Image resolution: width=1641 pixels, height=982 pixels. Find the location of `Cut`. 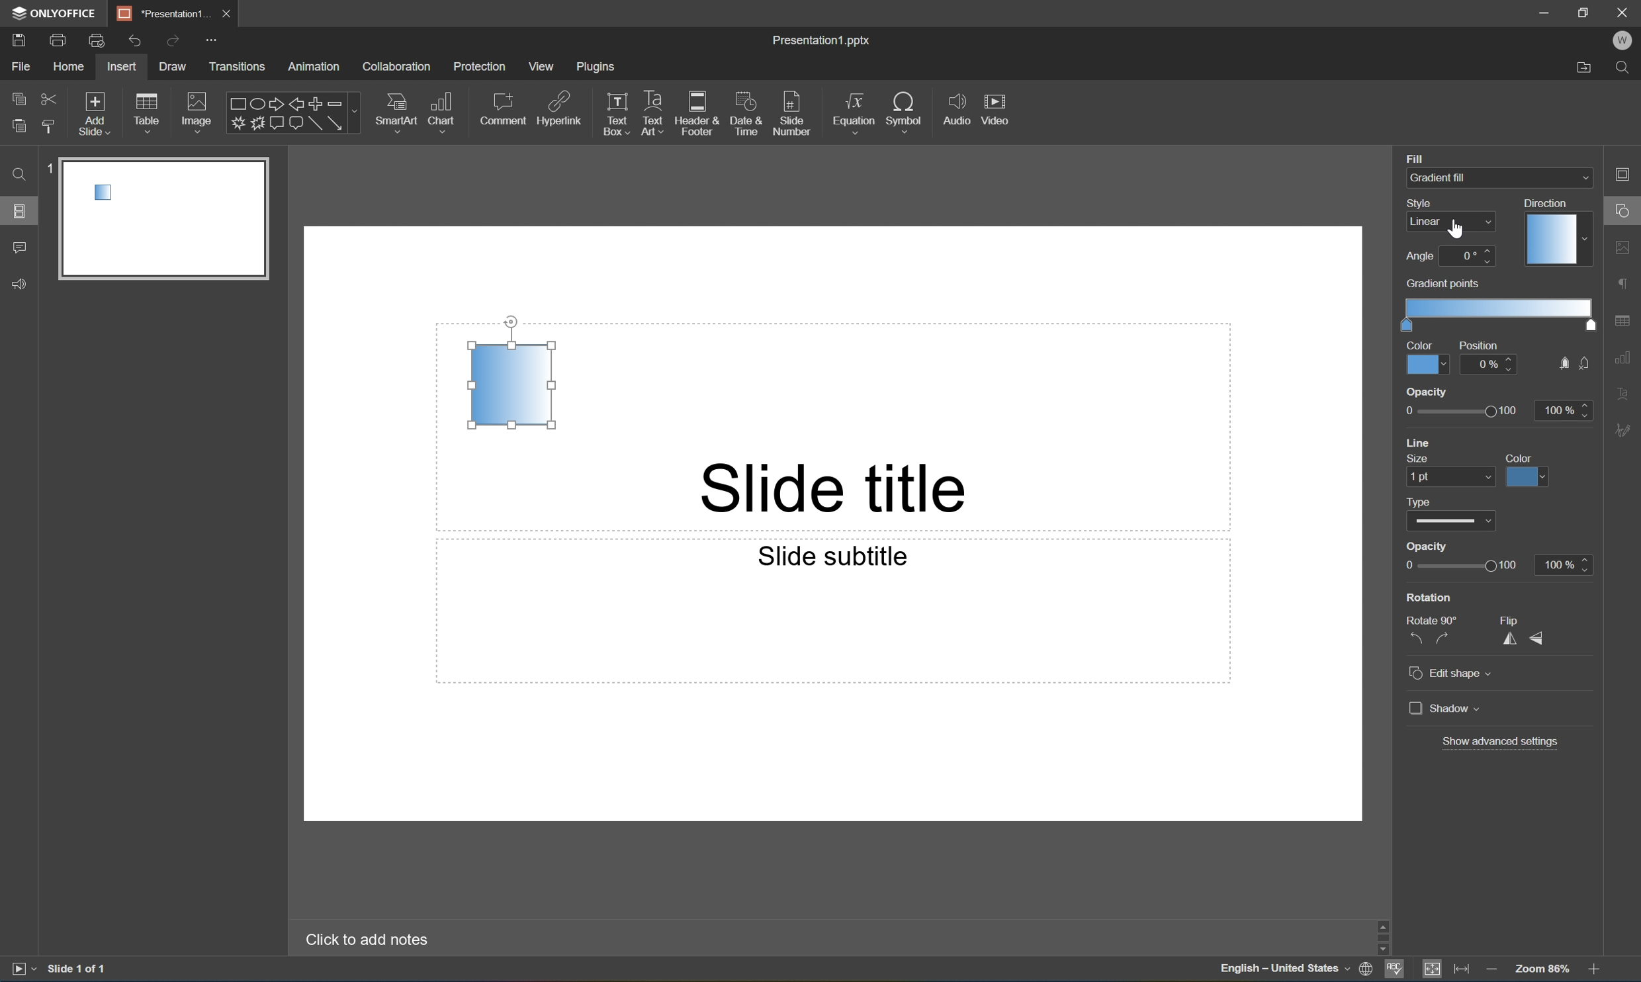

Cut is located at coordinates (50, 98).